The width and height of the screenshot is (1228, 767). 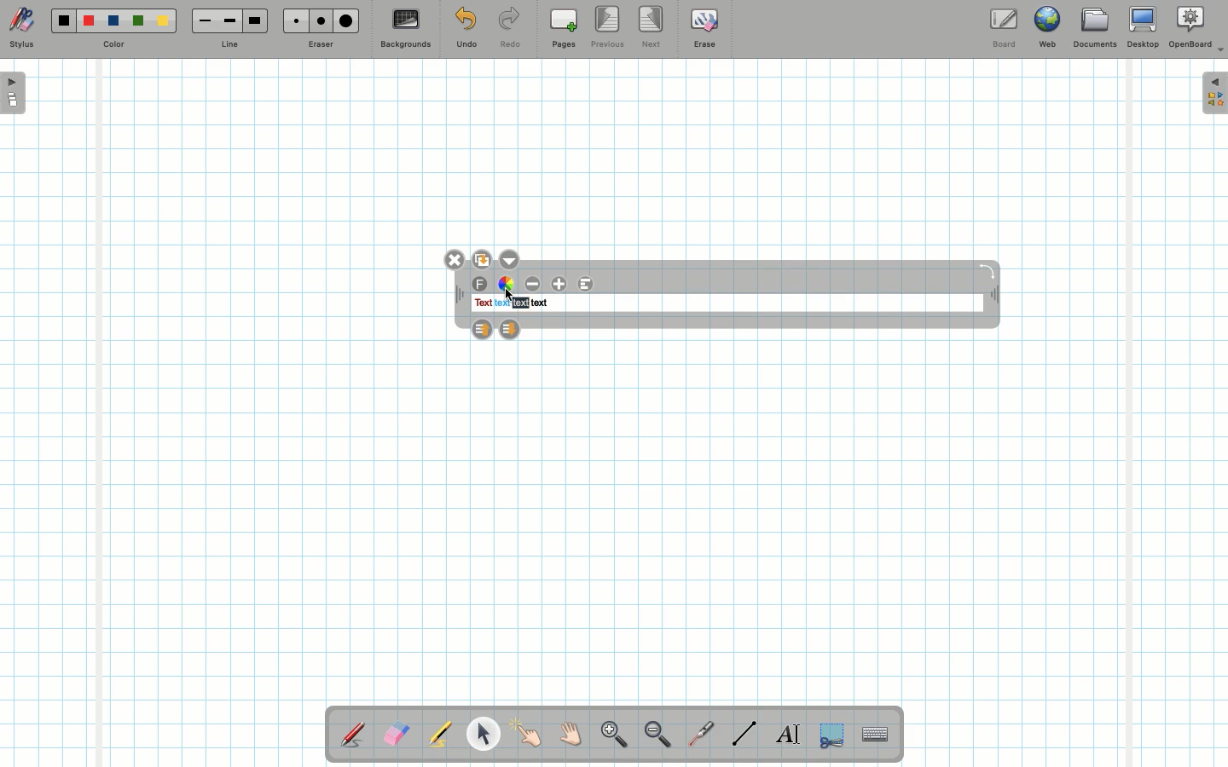 What do you see at coordinates (481, 257) in the screenshot?
I see `Duplicate` at bounding box center [481, 257].